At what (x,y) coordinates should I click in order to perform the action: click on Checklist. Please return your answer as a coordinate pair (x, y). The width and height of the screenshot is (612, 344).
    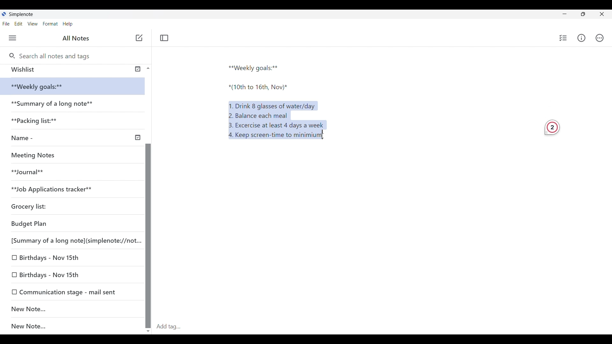
    Looking at the image, I should click on (562, 38).